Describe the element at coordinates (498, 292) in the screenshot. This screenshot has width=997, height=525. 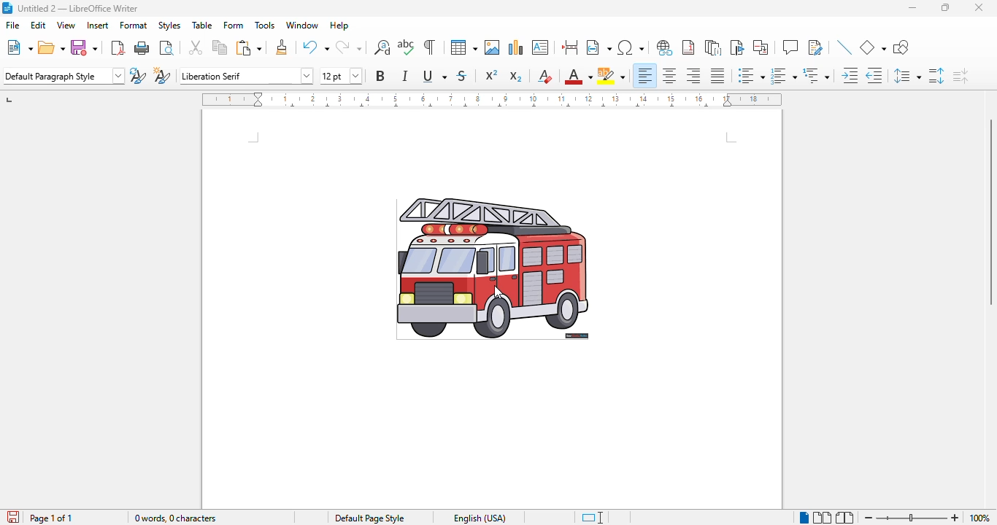
I see `cursor` at that location.